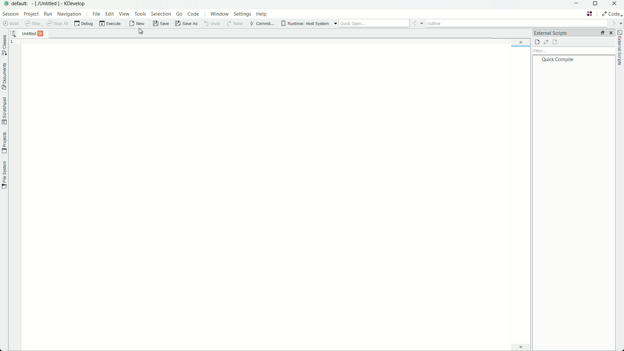 The image size is (624, 351). Describe the element at coordinates (600, 33) in the screenshot. I see `change layout` at that location.